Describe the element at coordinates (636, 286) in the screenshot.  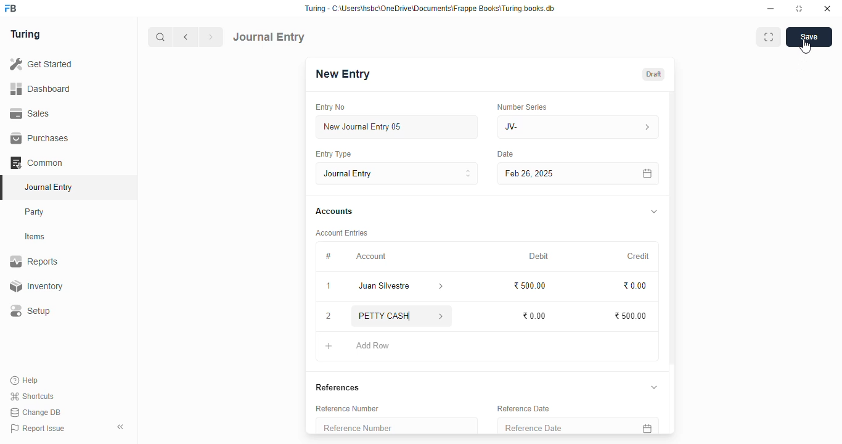
I see `₹0.00` at that location.